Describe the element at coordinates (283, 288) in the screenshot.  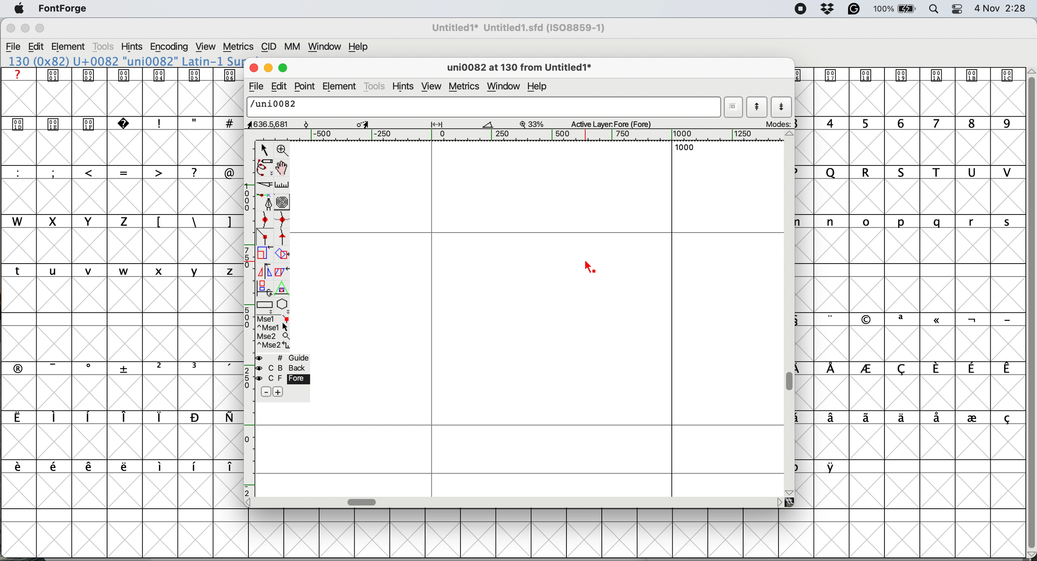
I see `perform a perspective transformation on screen` at that location.